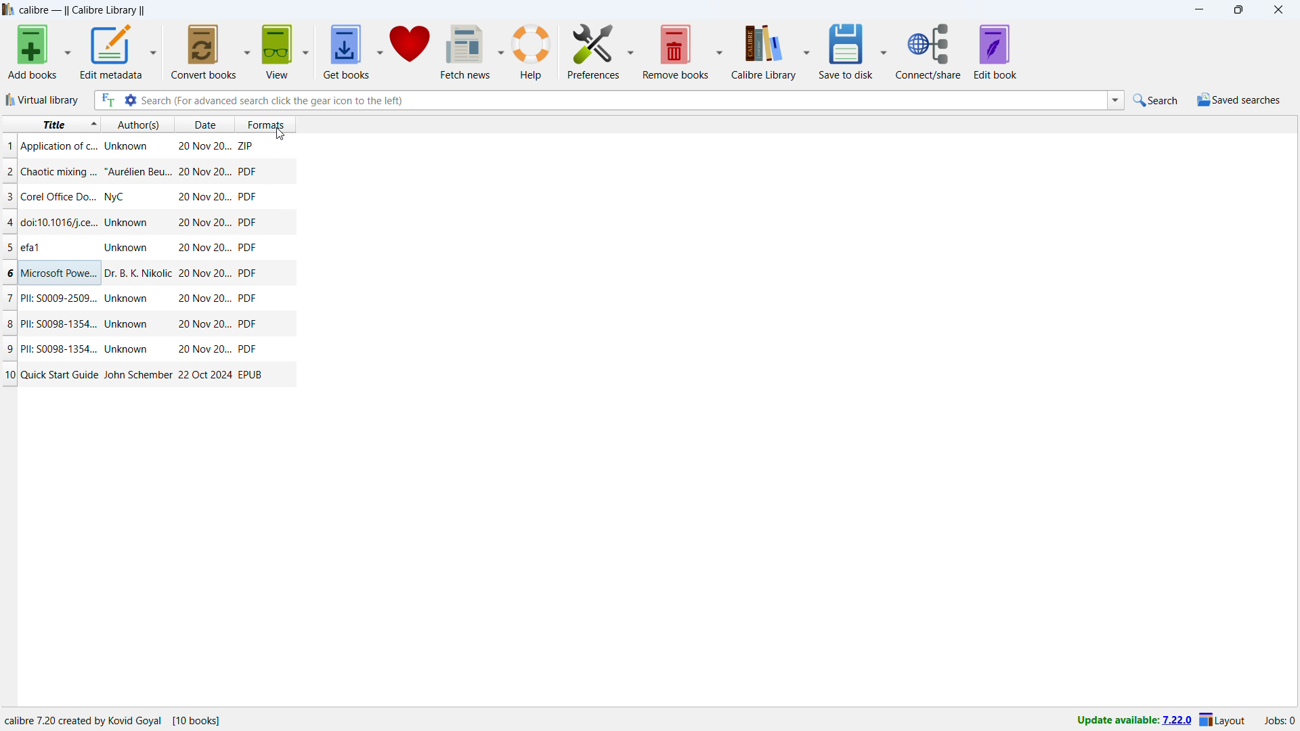 Image resolution: width=1300 pixels, height=731 pixels. I want to click on convert books, so click(204, 51).